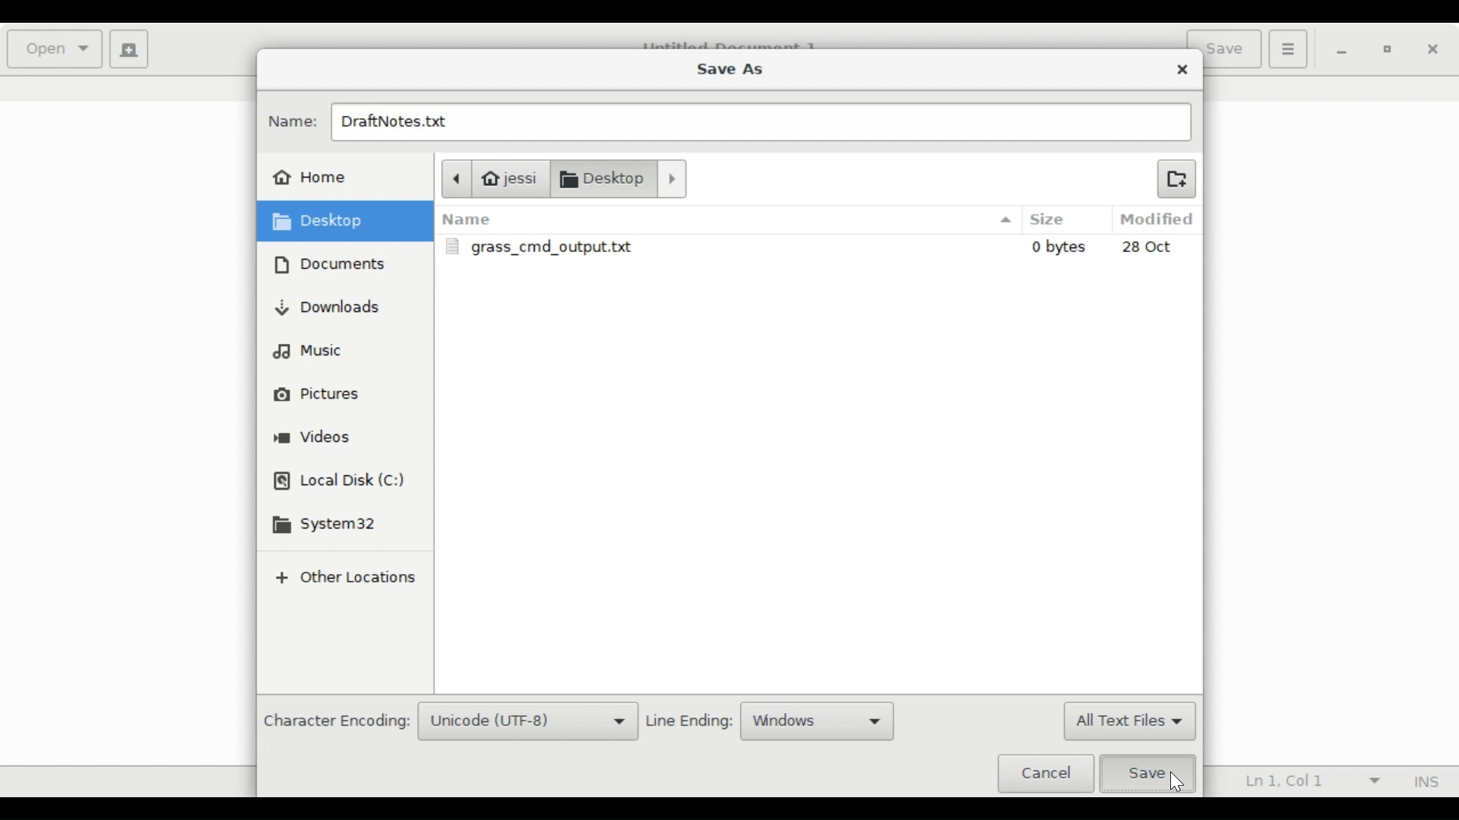  What do you see at coordinates (727, 219) in the screenshot?
I see `Name` at bounding box center [727, 219].